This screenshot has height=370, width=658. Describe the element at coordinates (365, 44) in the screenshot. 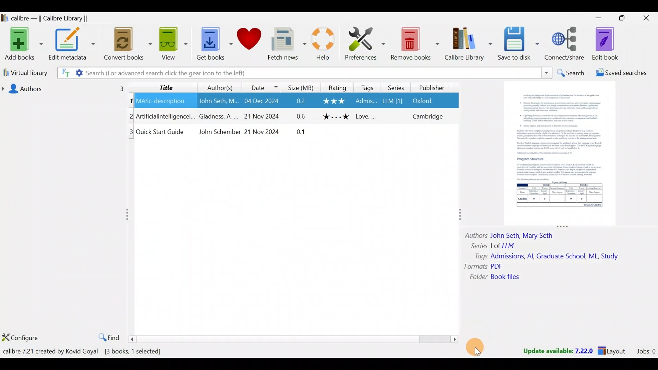

I see `Preferences` at that location.